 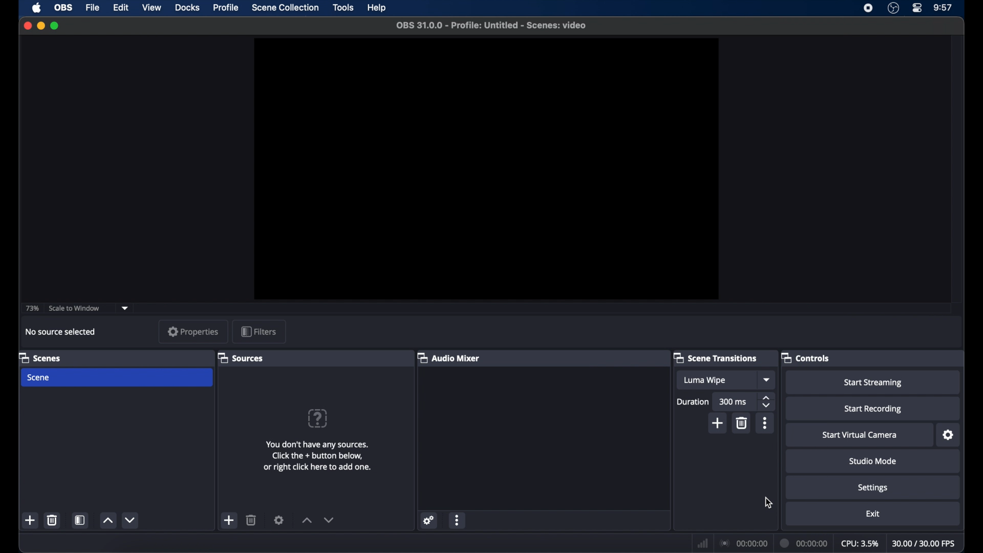 I want to click on connection, so click(x=743, y=543).